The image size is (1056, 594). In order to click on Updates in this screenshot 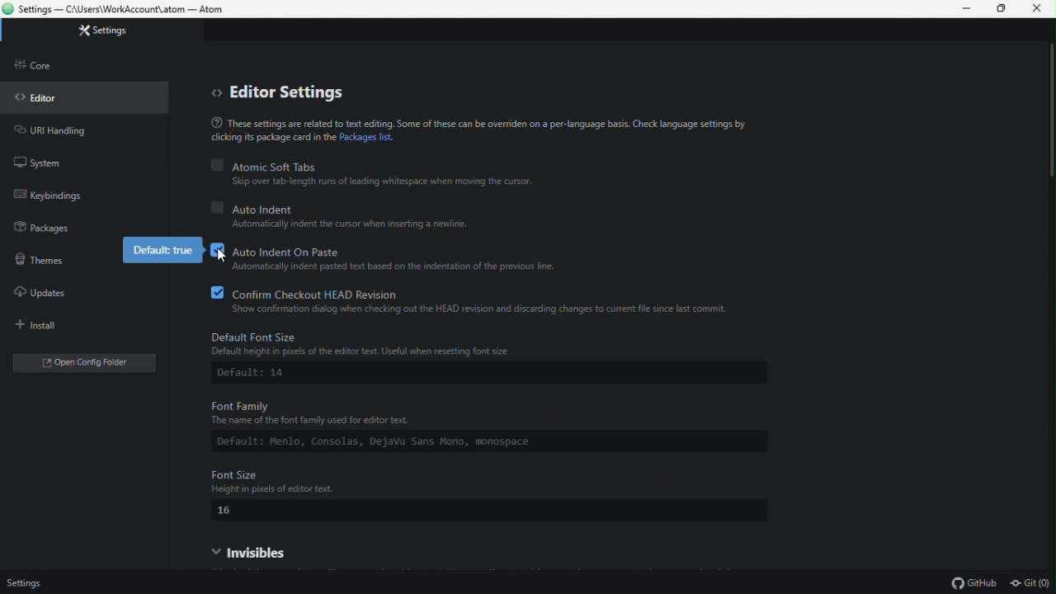, I will do `click(45, 292)`.